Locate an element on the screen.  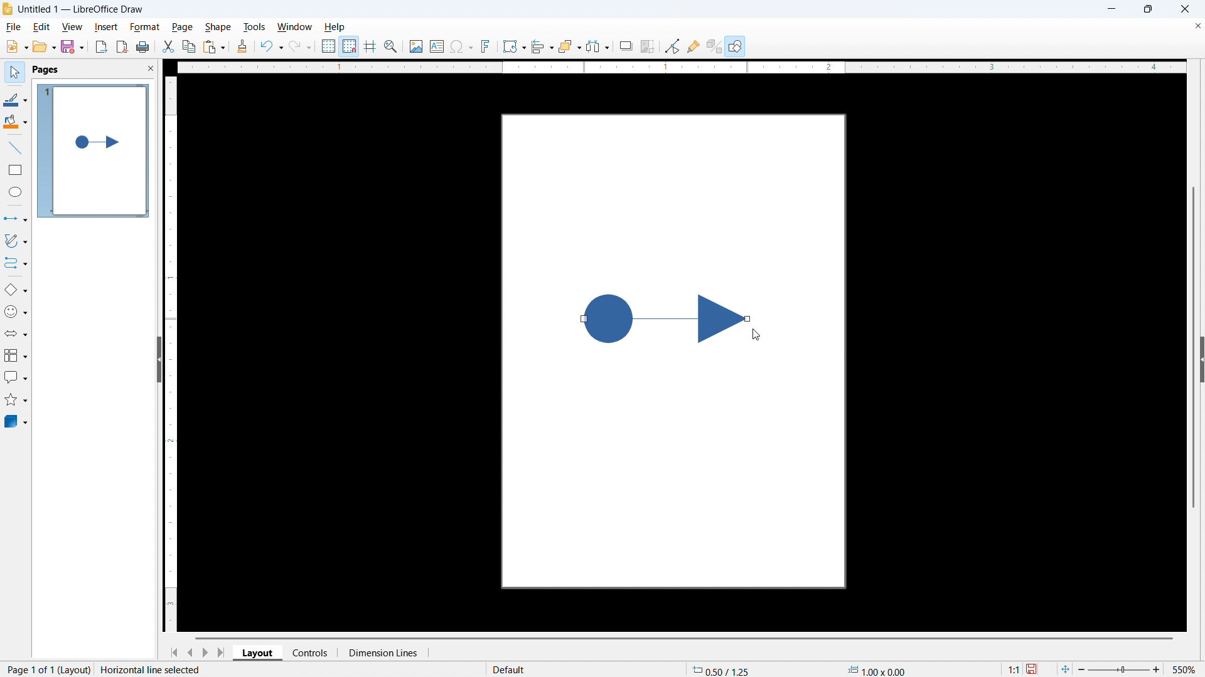
Window  is located at coordinates (294, 27).